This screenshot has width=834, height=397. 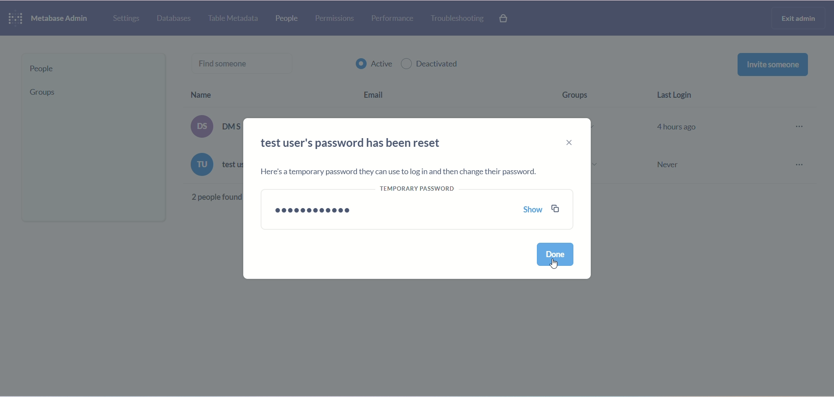 I want to click on show, so click(x=535, y=210).